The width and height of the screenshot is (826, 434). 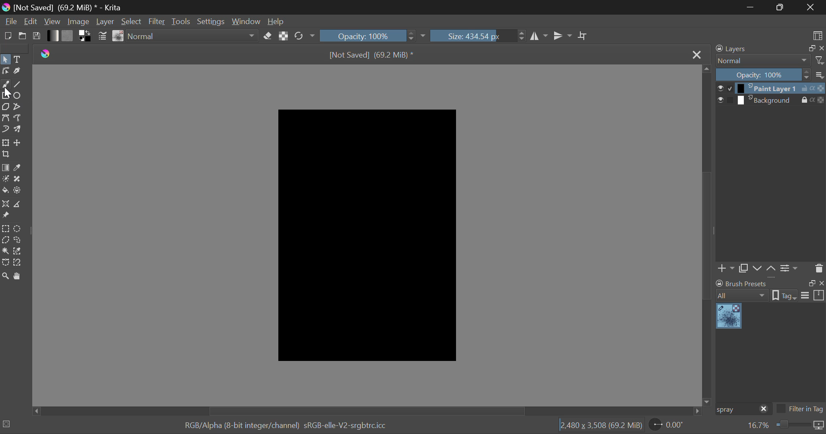 I want to click on Measurements, so click(x=16, y=205).